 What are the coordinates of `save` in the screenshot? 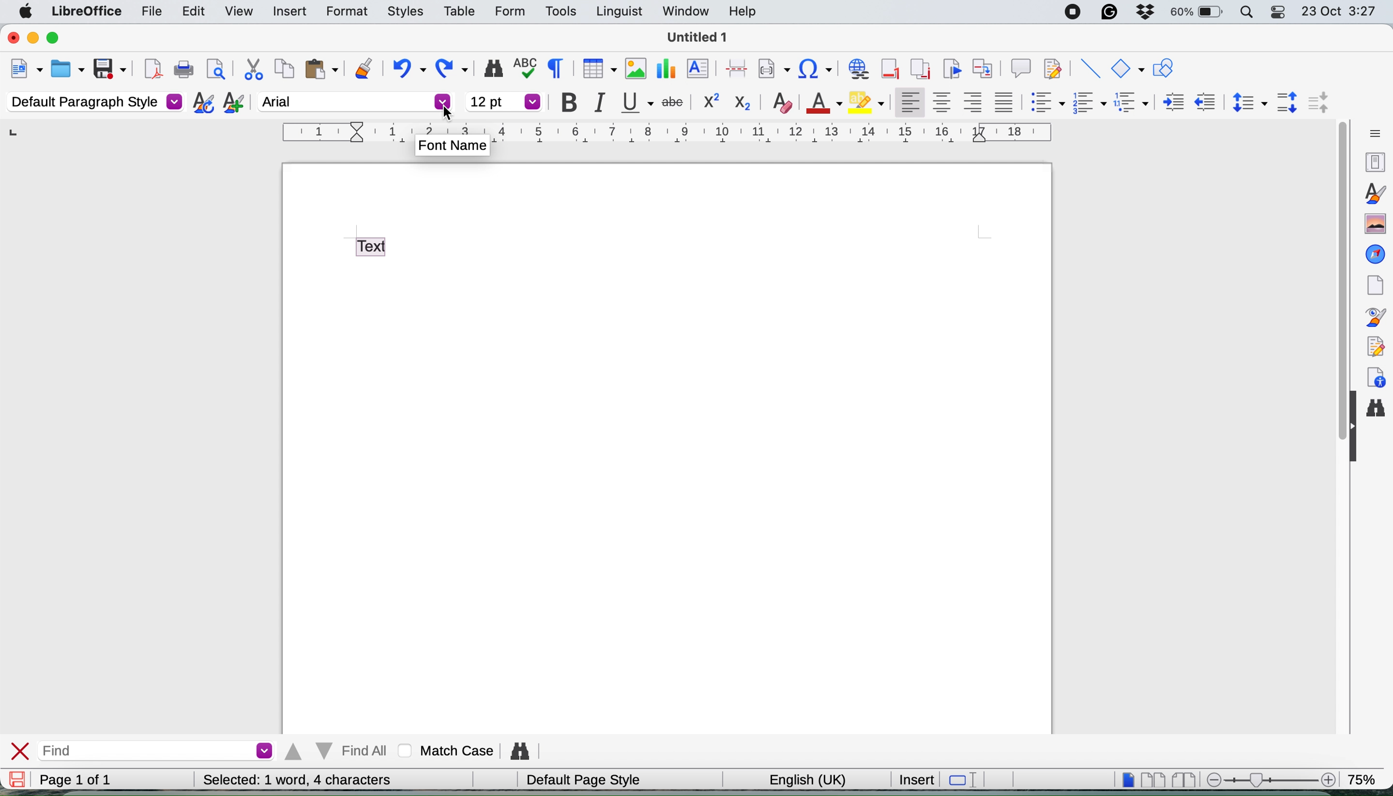 It's located at (18, 779).